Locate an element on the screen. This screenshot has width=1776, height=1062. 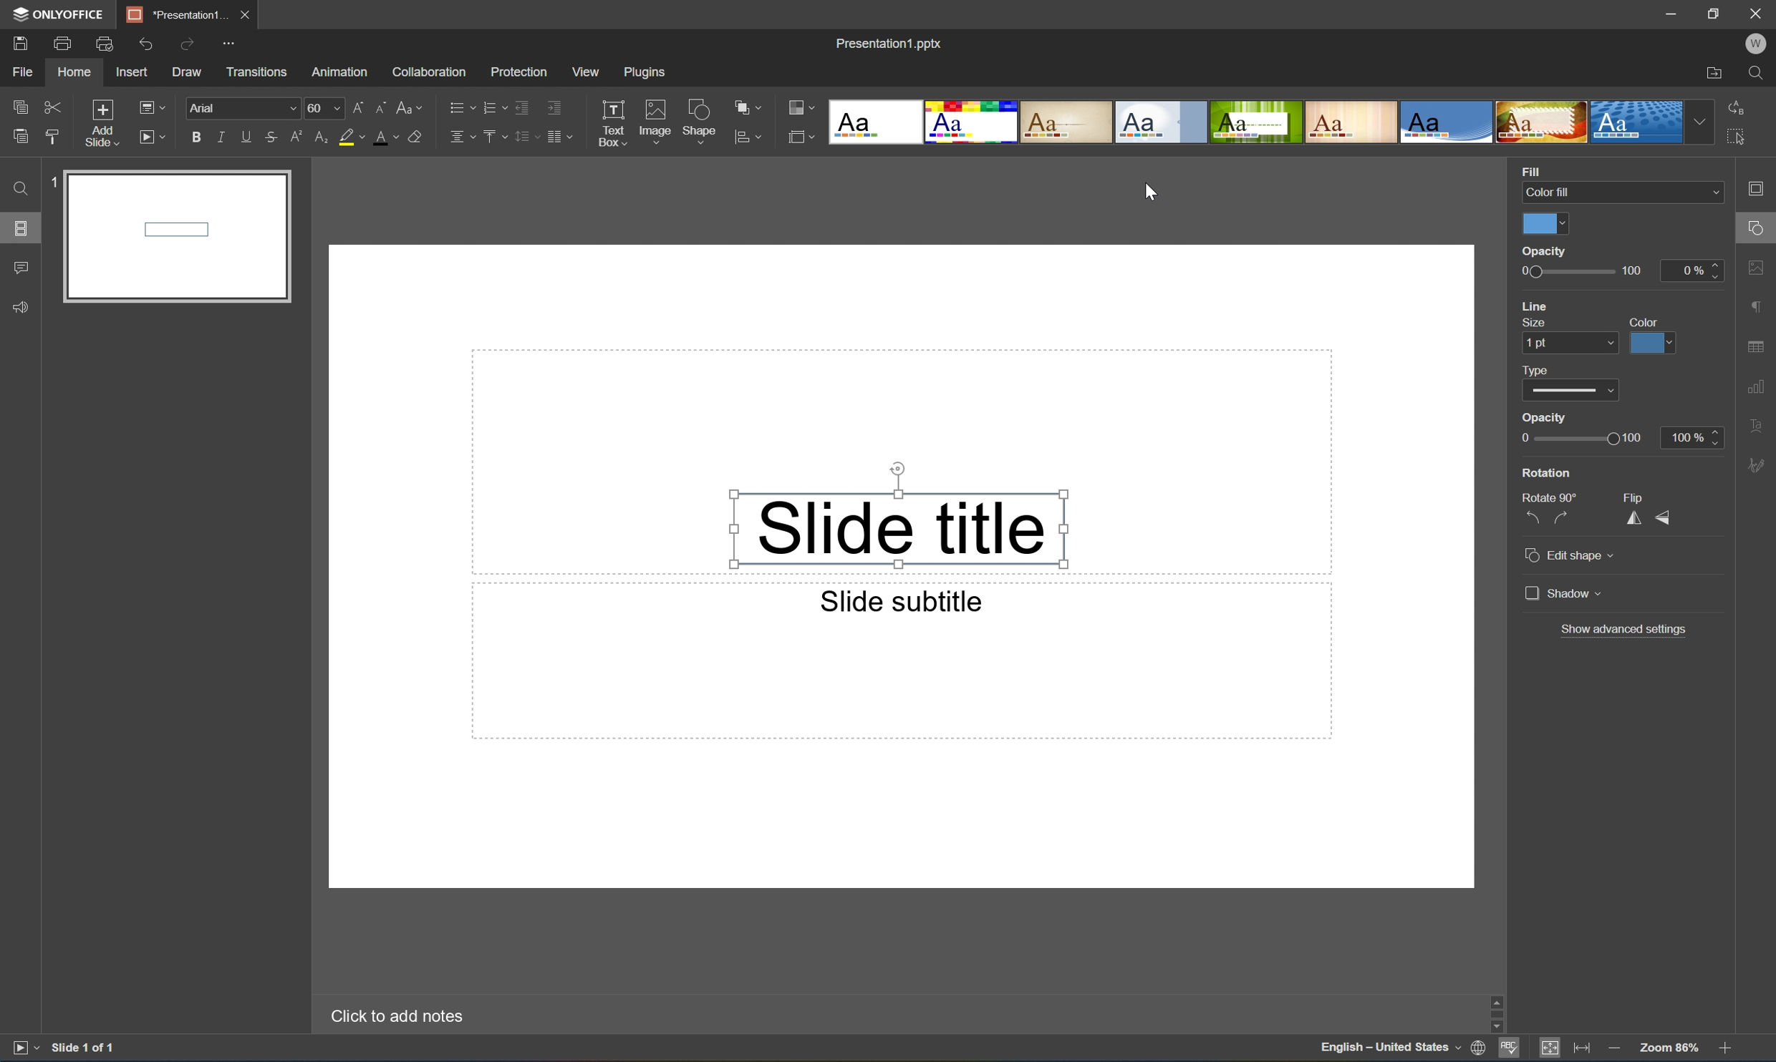
Increment font size is located at coordinates (355, 106).